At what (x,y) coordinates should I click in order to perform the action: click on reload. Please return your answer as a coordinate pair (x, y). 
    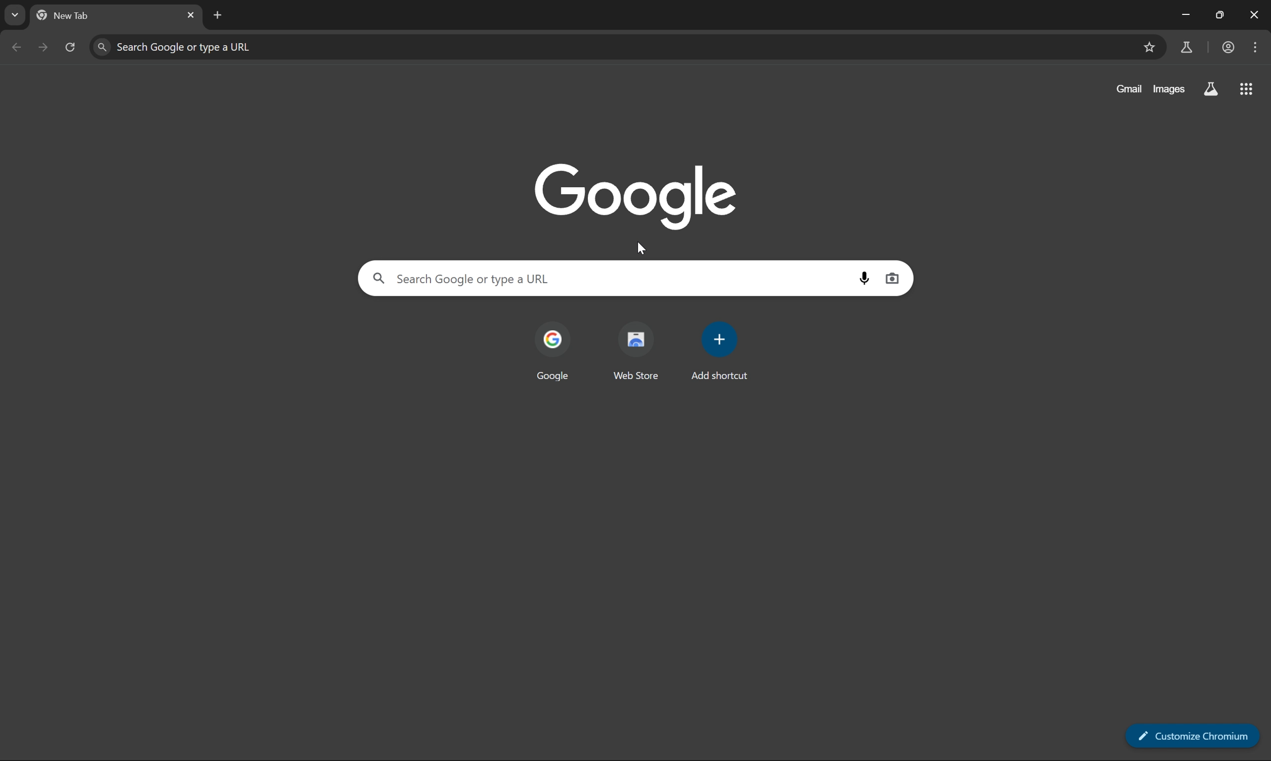
    Looking at the image, I should click on (73, 46).